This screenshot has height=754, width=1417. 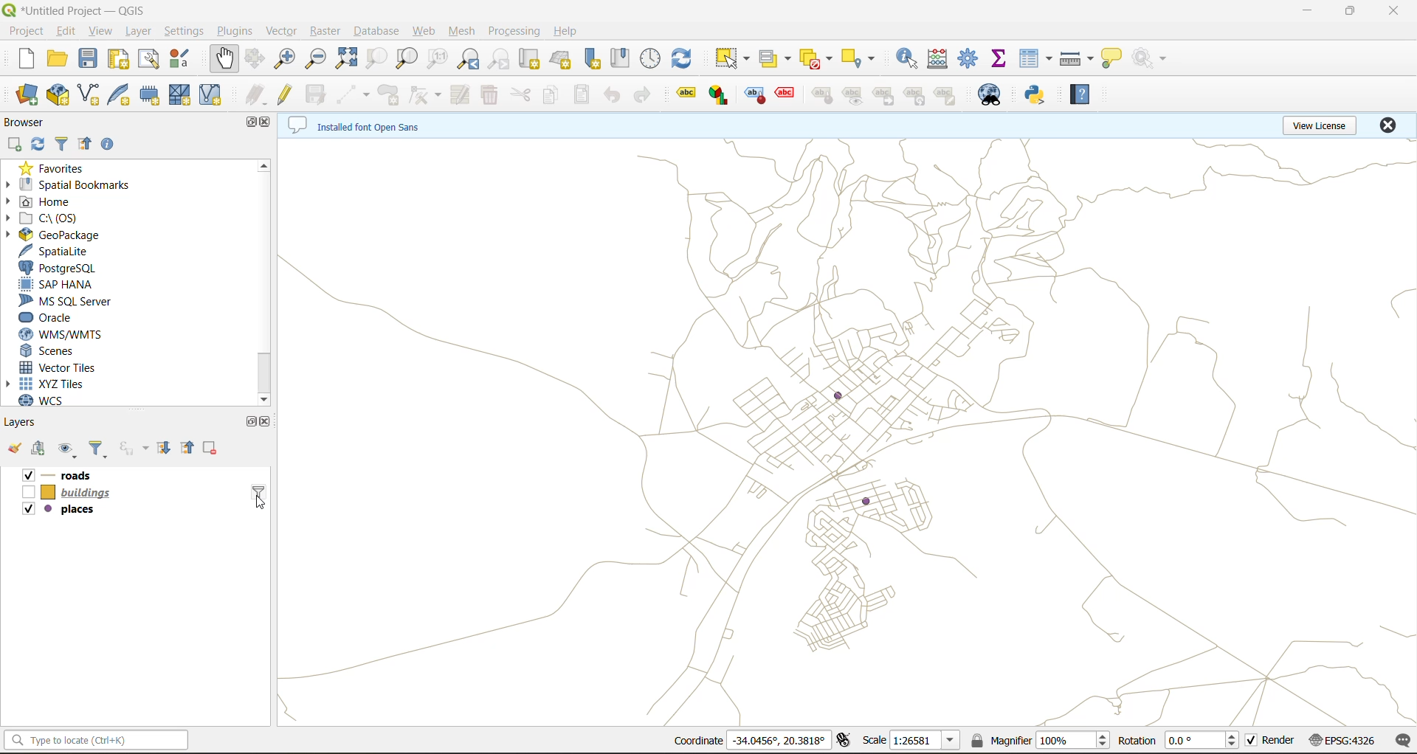 I want to click on redo, so click(x=647, y=97).